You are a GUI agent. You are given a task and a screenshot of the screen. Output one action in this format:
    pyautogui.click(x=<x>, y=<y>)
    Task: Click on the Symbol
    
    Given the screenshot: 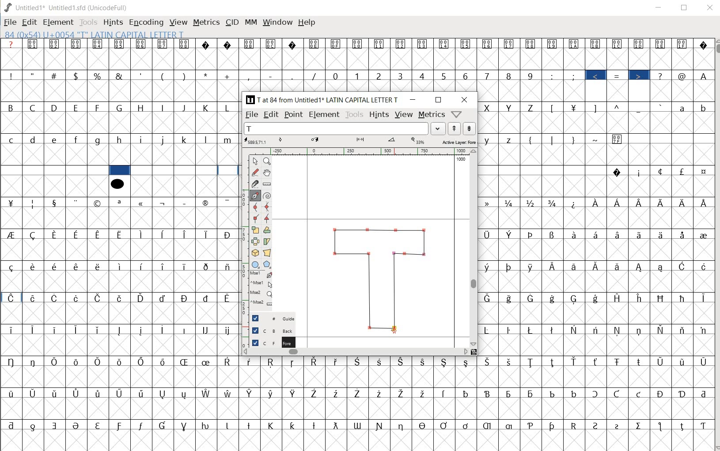 What is the action you would take?
    pyautogui.click(x=509, y=330)
    